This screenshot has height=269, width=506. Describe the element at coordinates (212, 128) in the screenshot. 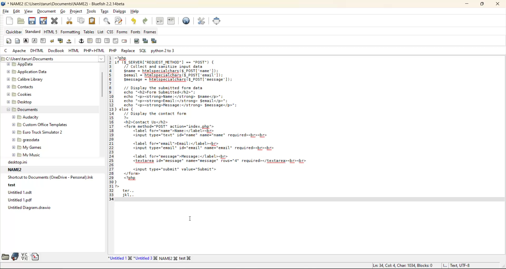

I see `code editor` at that location.